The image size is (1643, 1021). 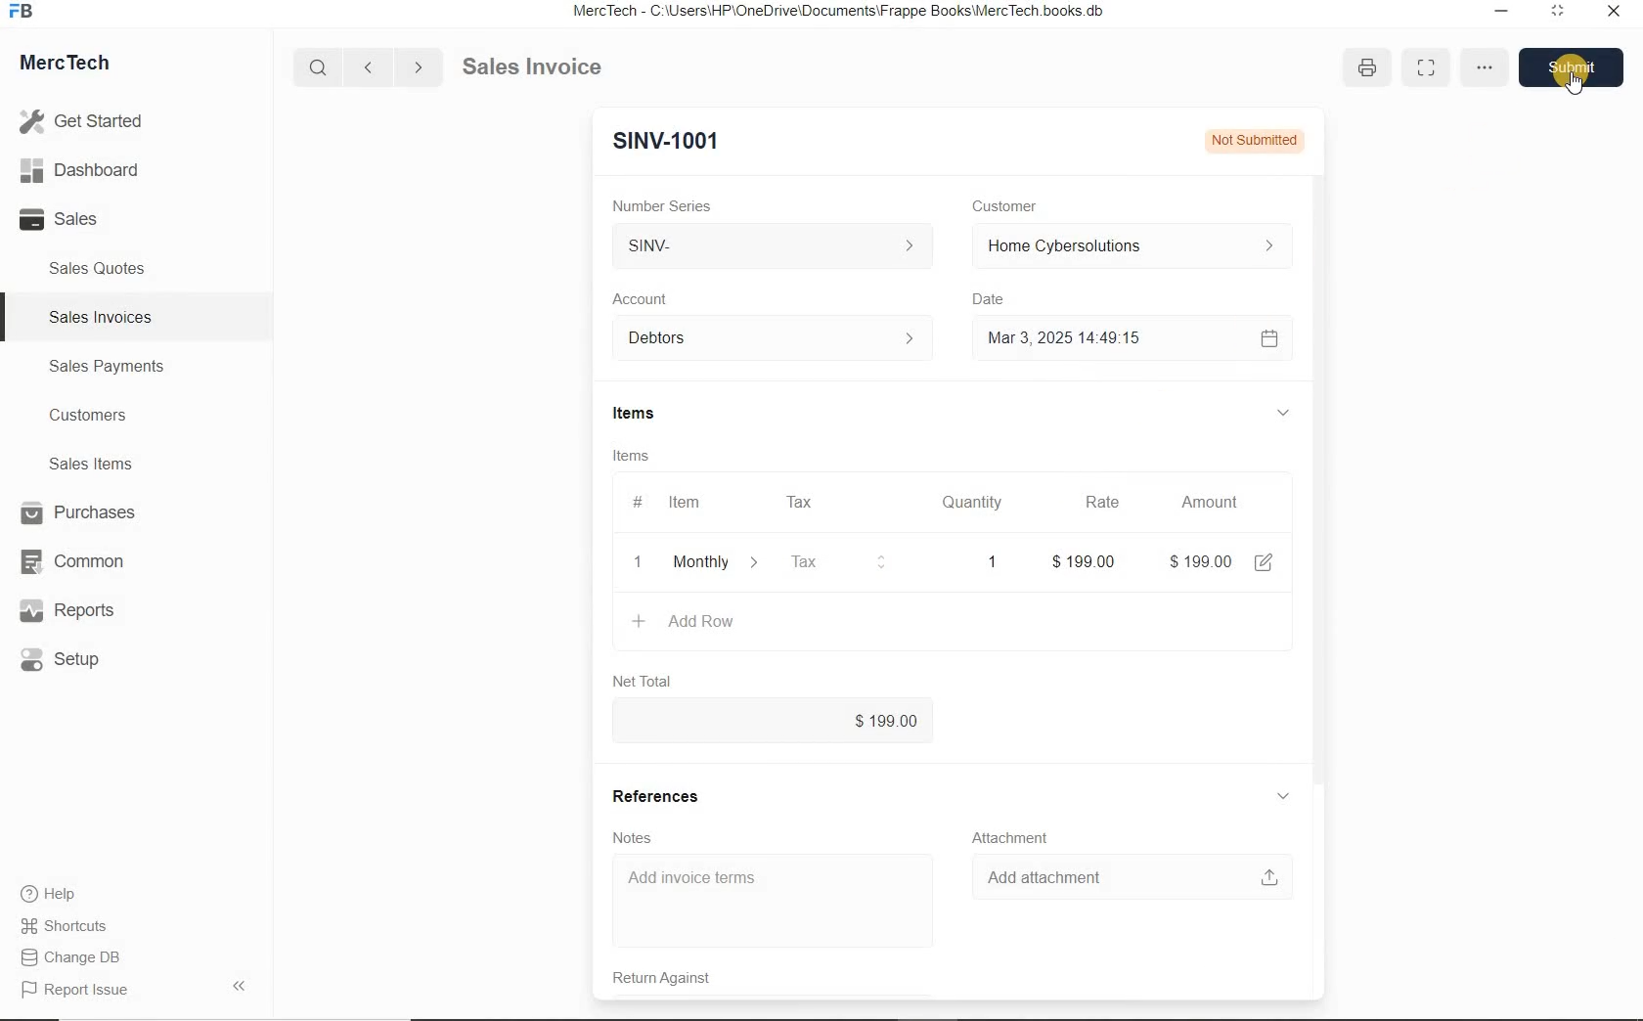 What do you see at coordinates (88, 219) in the screenshot?
I see `Sales` at bounding box center [88, 219].